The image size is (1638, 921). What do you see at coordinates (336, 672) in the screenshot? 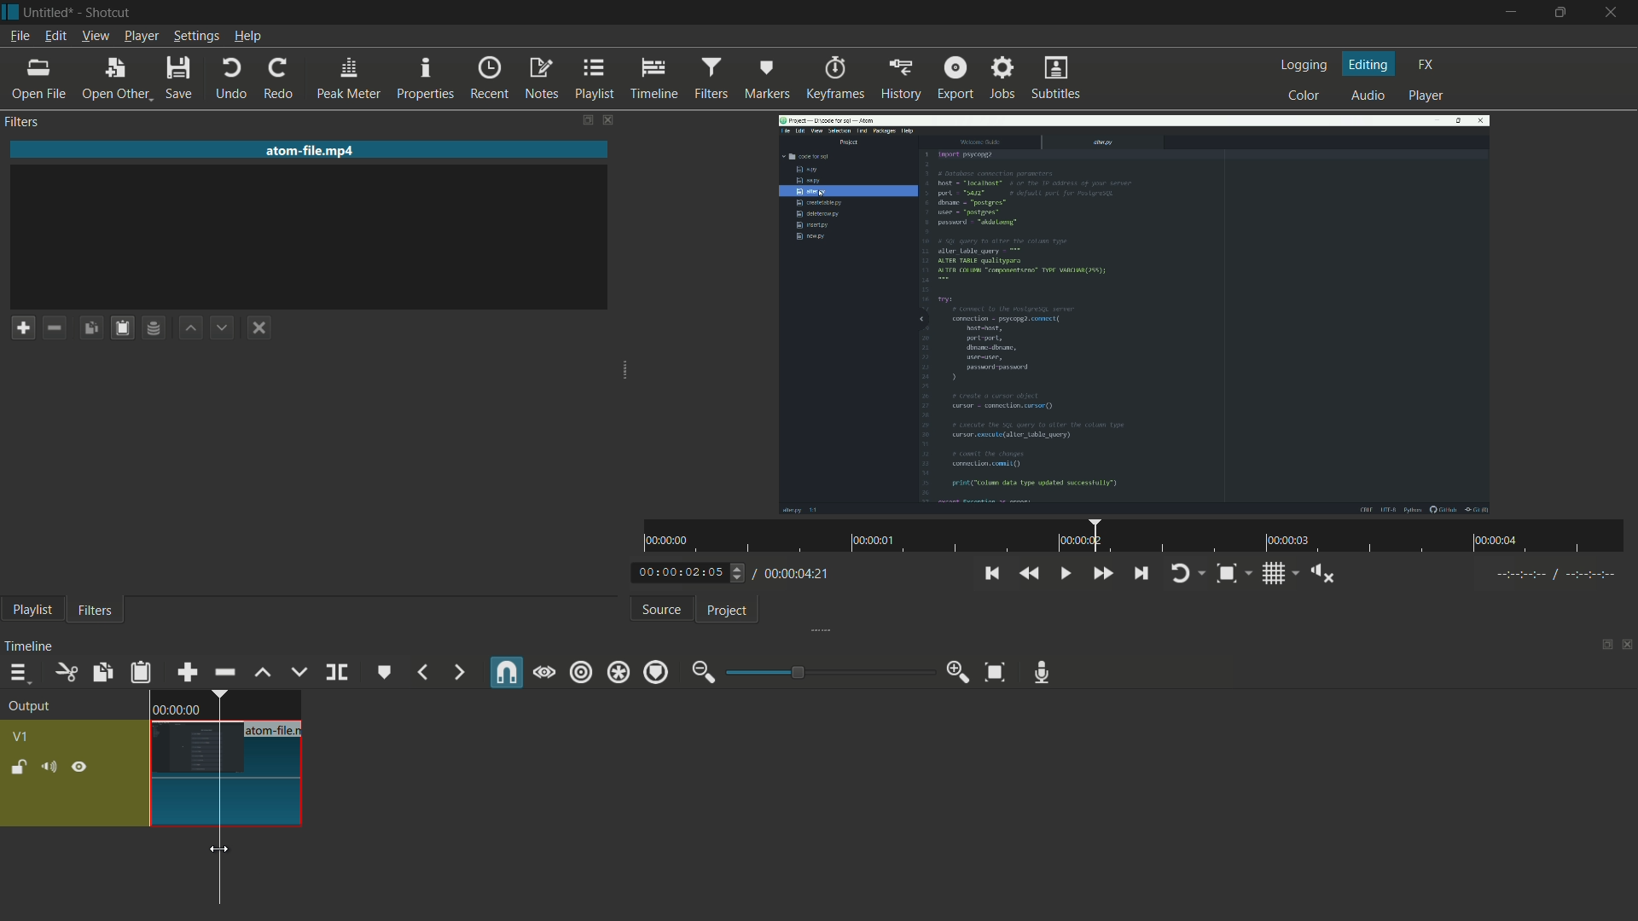
I see `split at playhead` at bounding box center [336, 672].